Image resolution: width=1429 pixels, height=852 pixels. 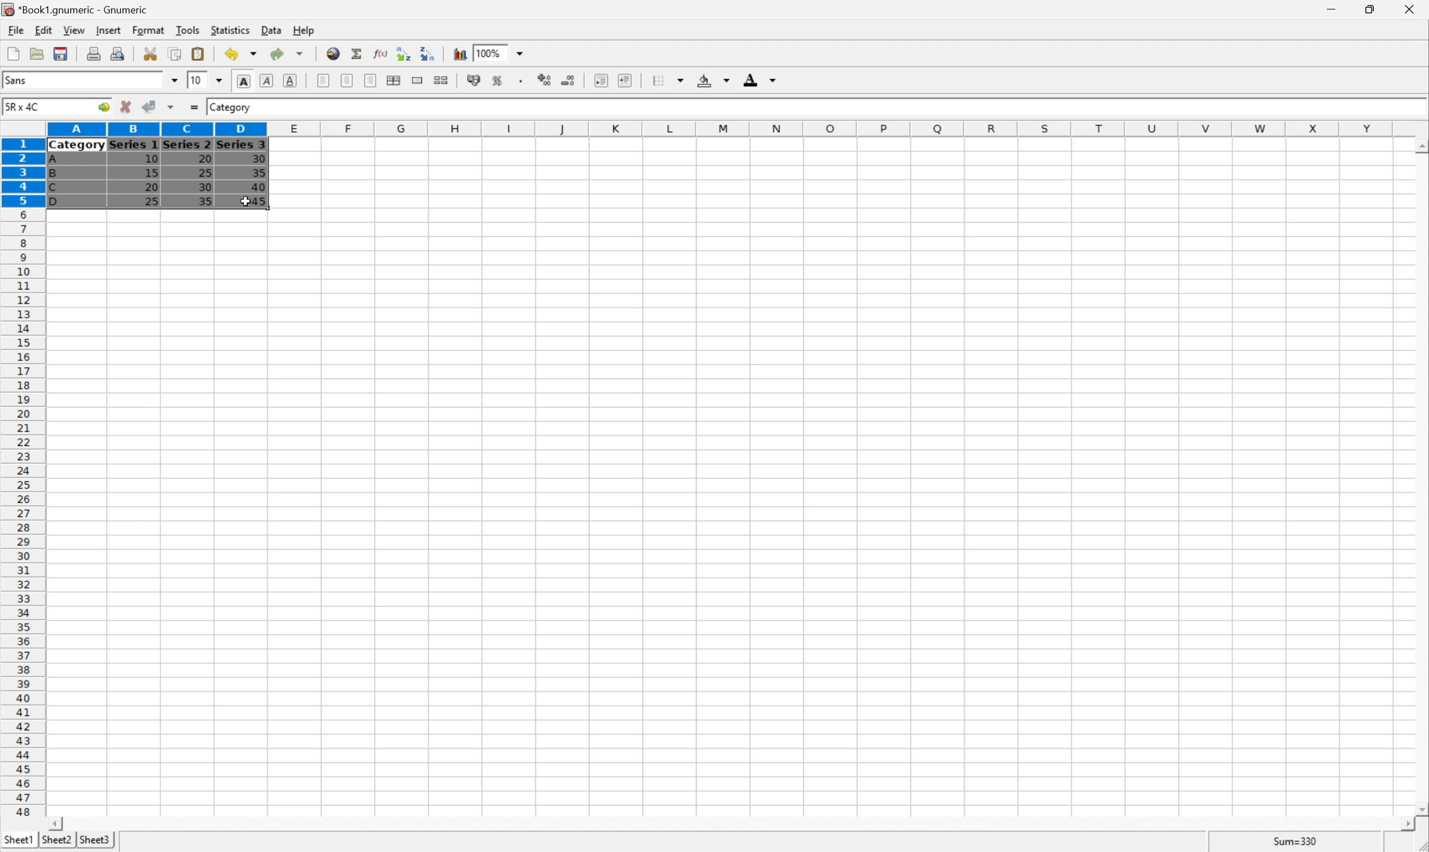 I want to click on Scroll Down, so click(x=1420, y=811).